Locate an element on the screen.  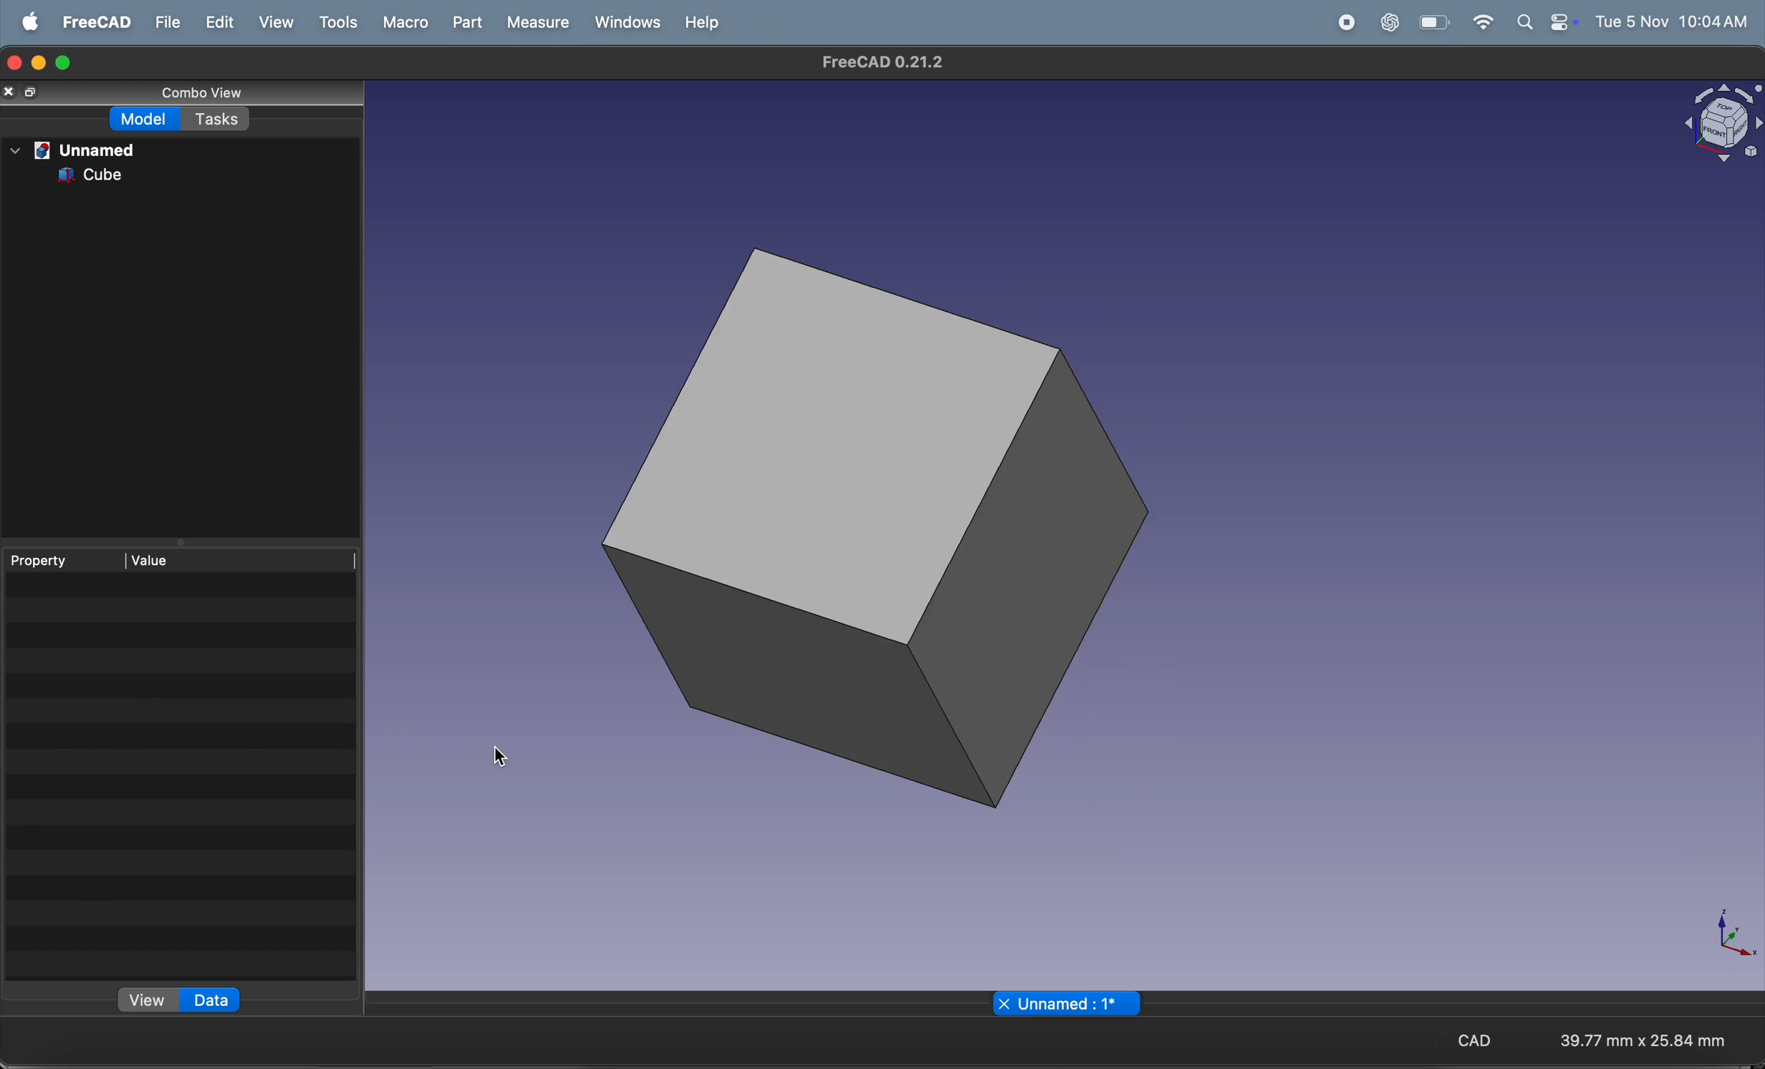
edit is located at coordinates (212, 21).